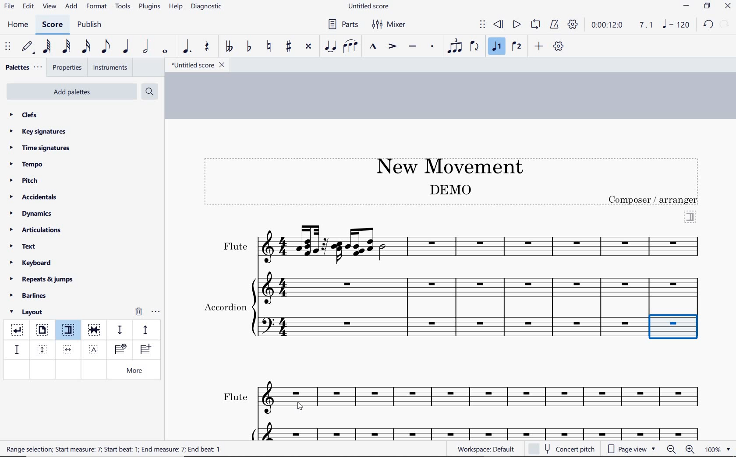 Image resolution: width=736 pixels, height=457 pixels. What do you see at coordinates (563, 448) in the screenshot?
I see `concert pitch` at bounding box center [563, 448].